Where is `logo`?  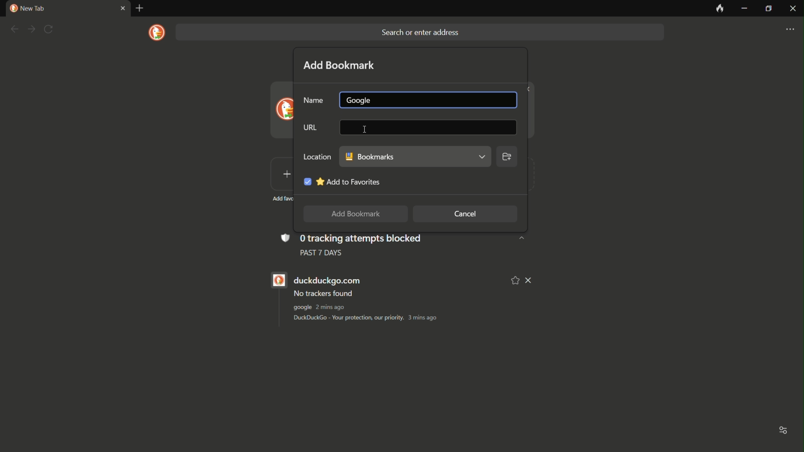
logo is located at coordinates (157, 33).